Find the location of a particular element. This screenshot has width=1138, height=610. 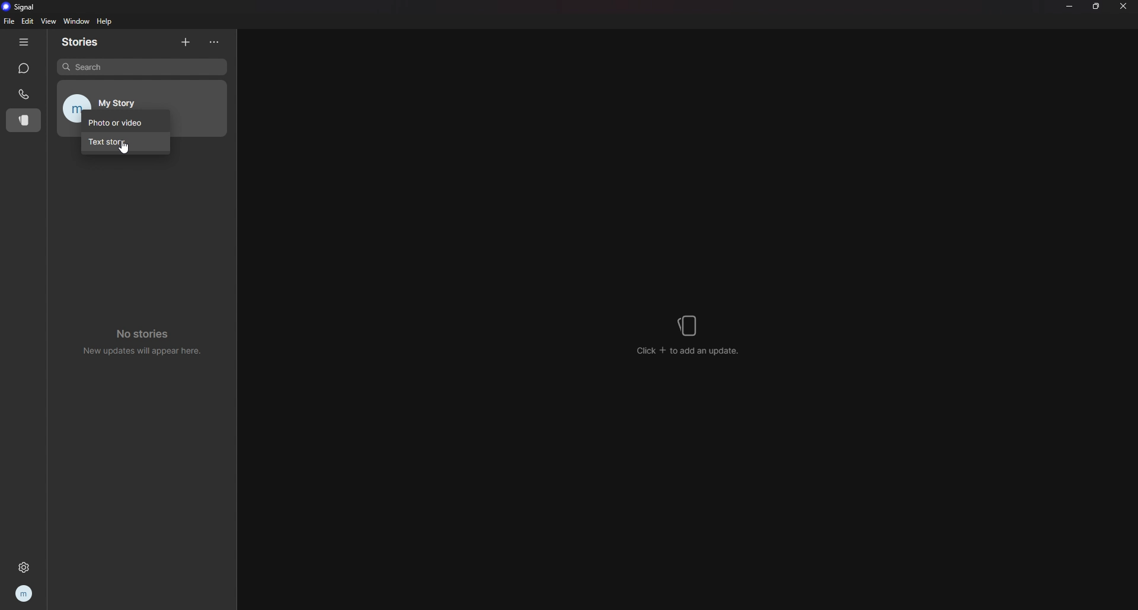

view is located at coordinates (48, 21).